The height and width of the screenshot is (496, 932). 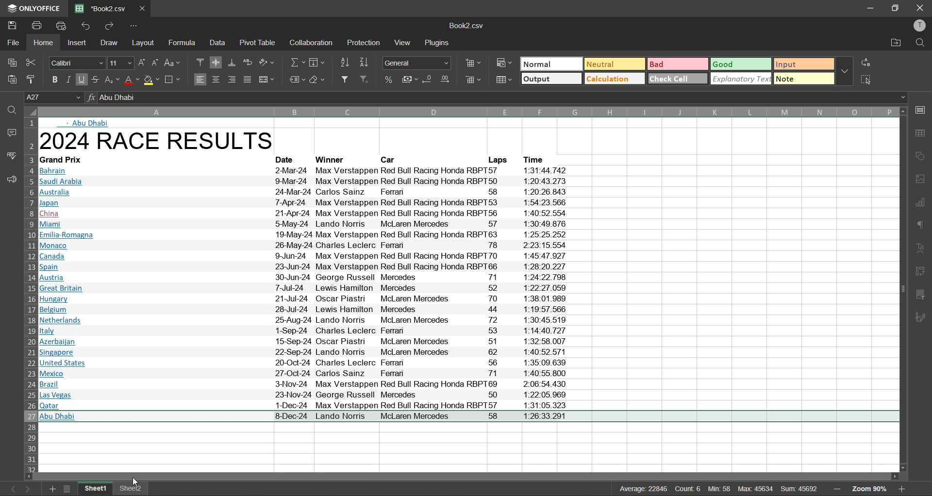 I want to click on undo, so click(x=85, y=26).